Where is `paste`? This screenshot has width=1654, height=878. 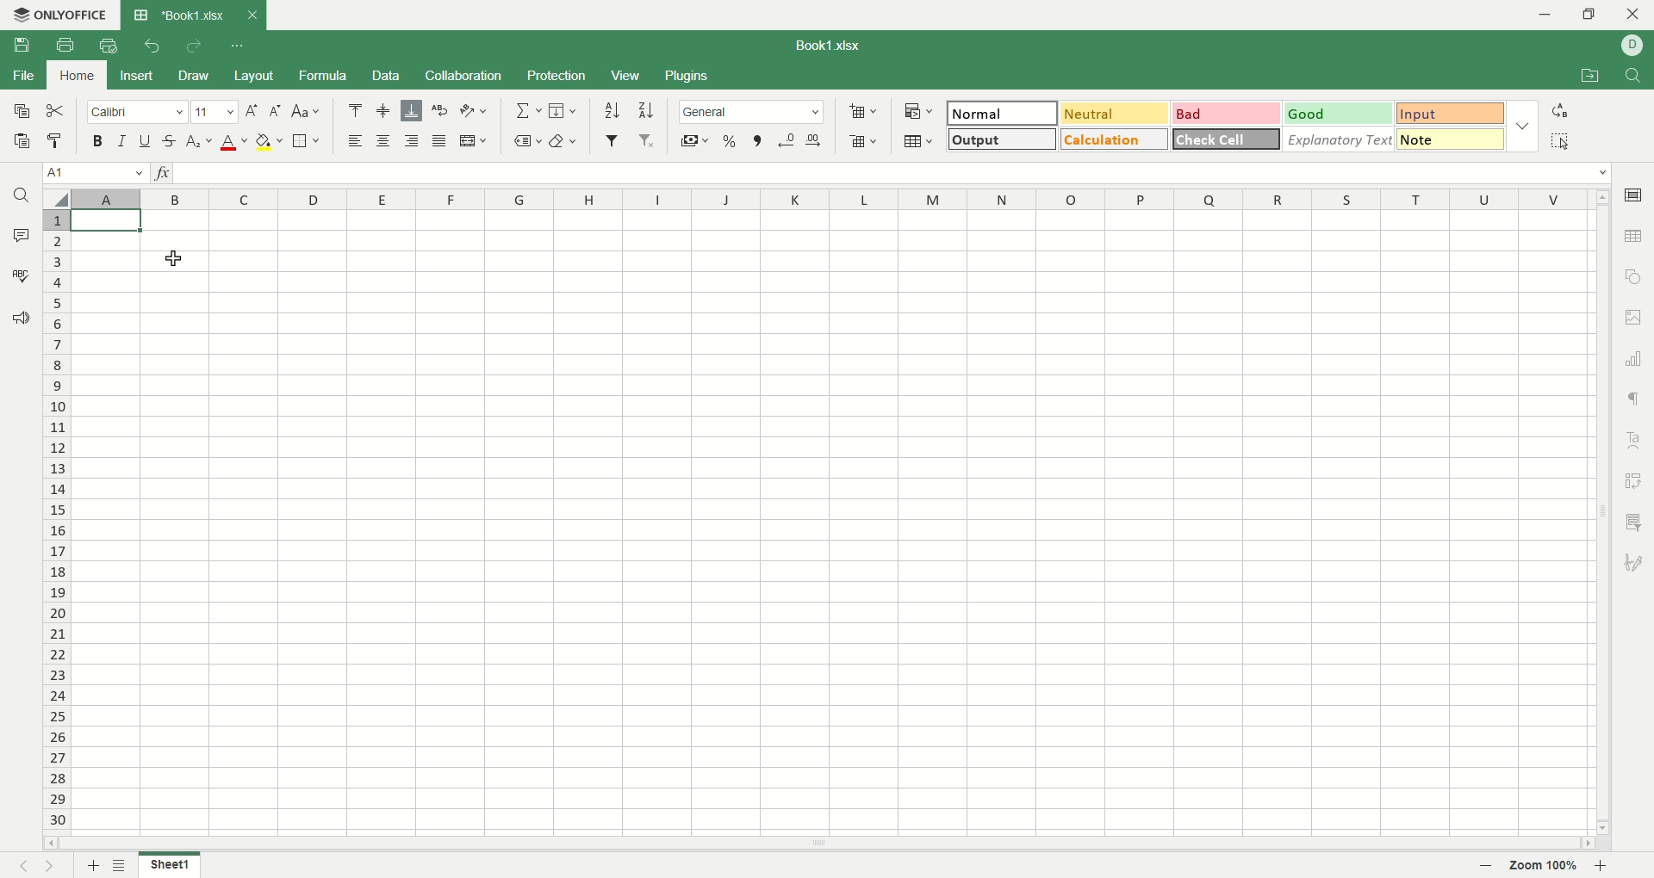 paste is located at coordinates (20, 140).